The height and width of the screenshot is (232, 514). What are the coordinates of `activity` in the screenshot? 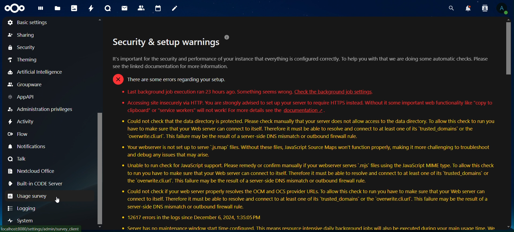 It's located at (91, 8).